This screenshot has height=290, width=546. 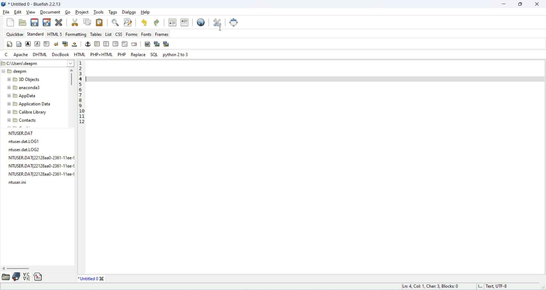 What do you see at coordinates (129, 12) in the screenshot?
I see `dialogs` at bounding box center [129, 12].